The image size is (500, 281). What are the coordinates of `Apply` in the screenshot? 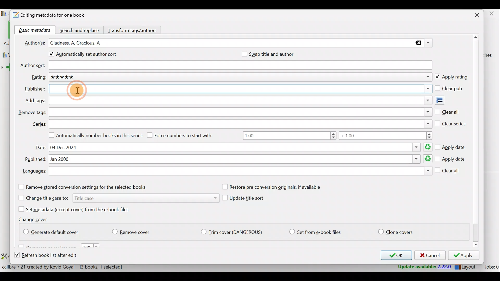 It's located at (465, 256).